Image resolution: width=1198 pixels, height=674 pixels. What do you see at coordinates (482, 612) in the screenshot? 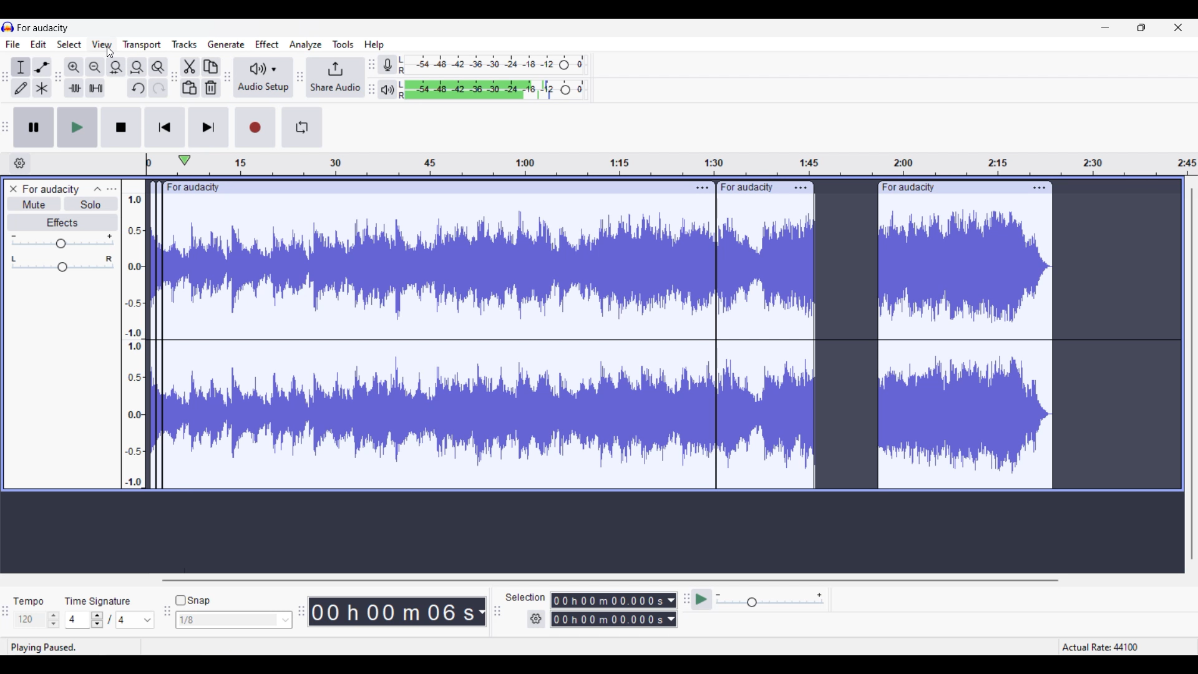
I see `Duration measurement` at bounding box center [482, 612].